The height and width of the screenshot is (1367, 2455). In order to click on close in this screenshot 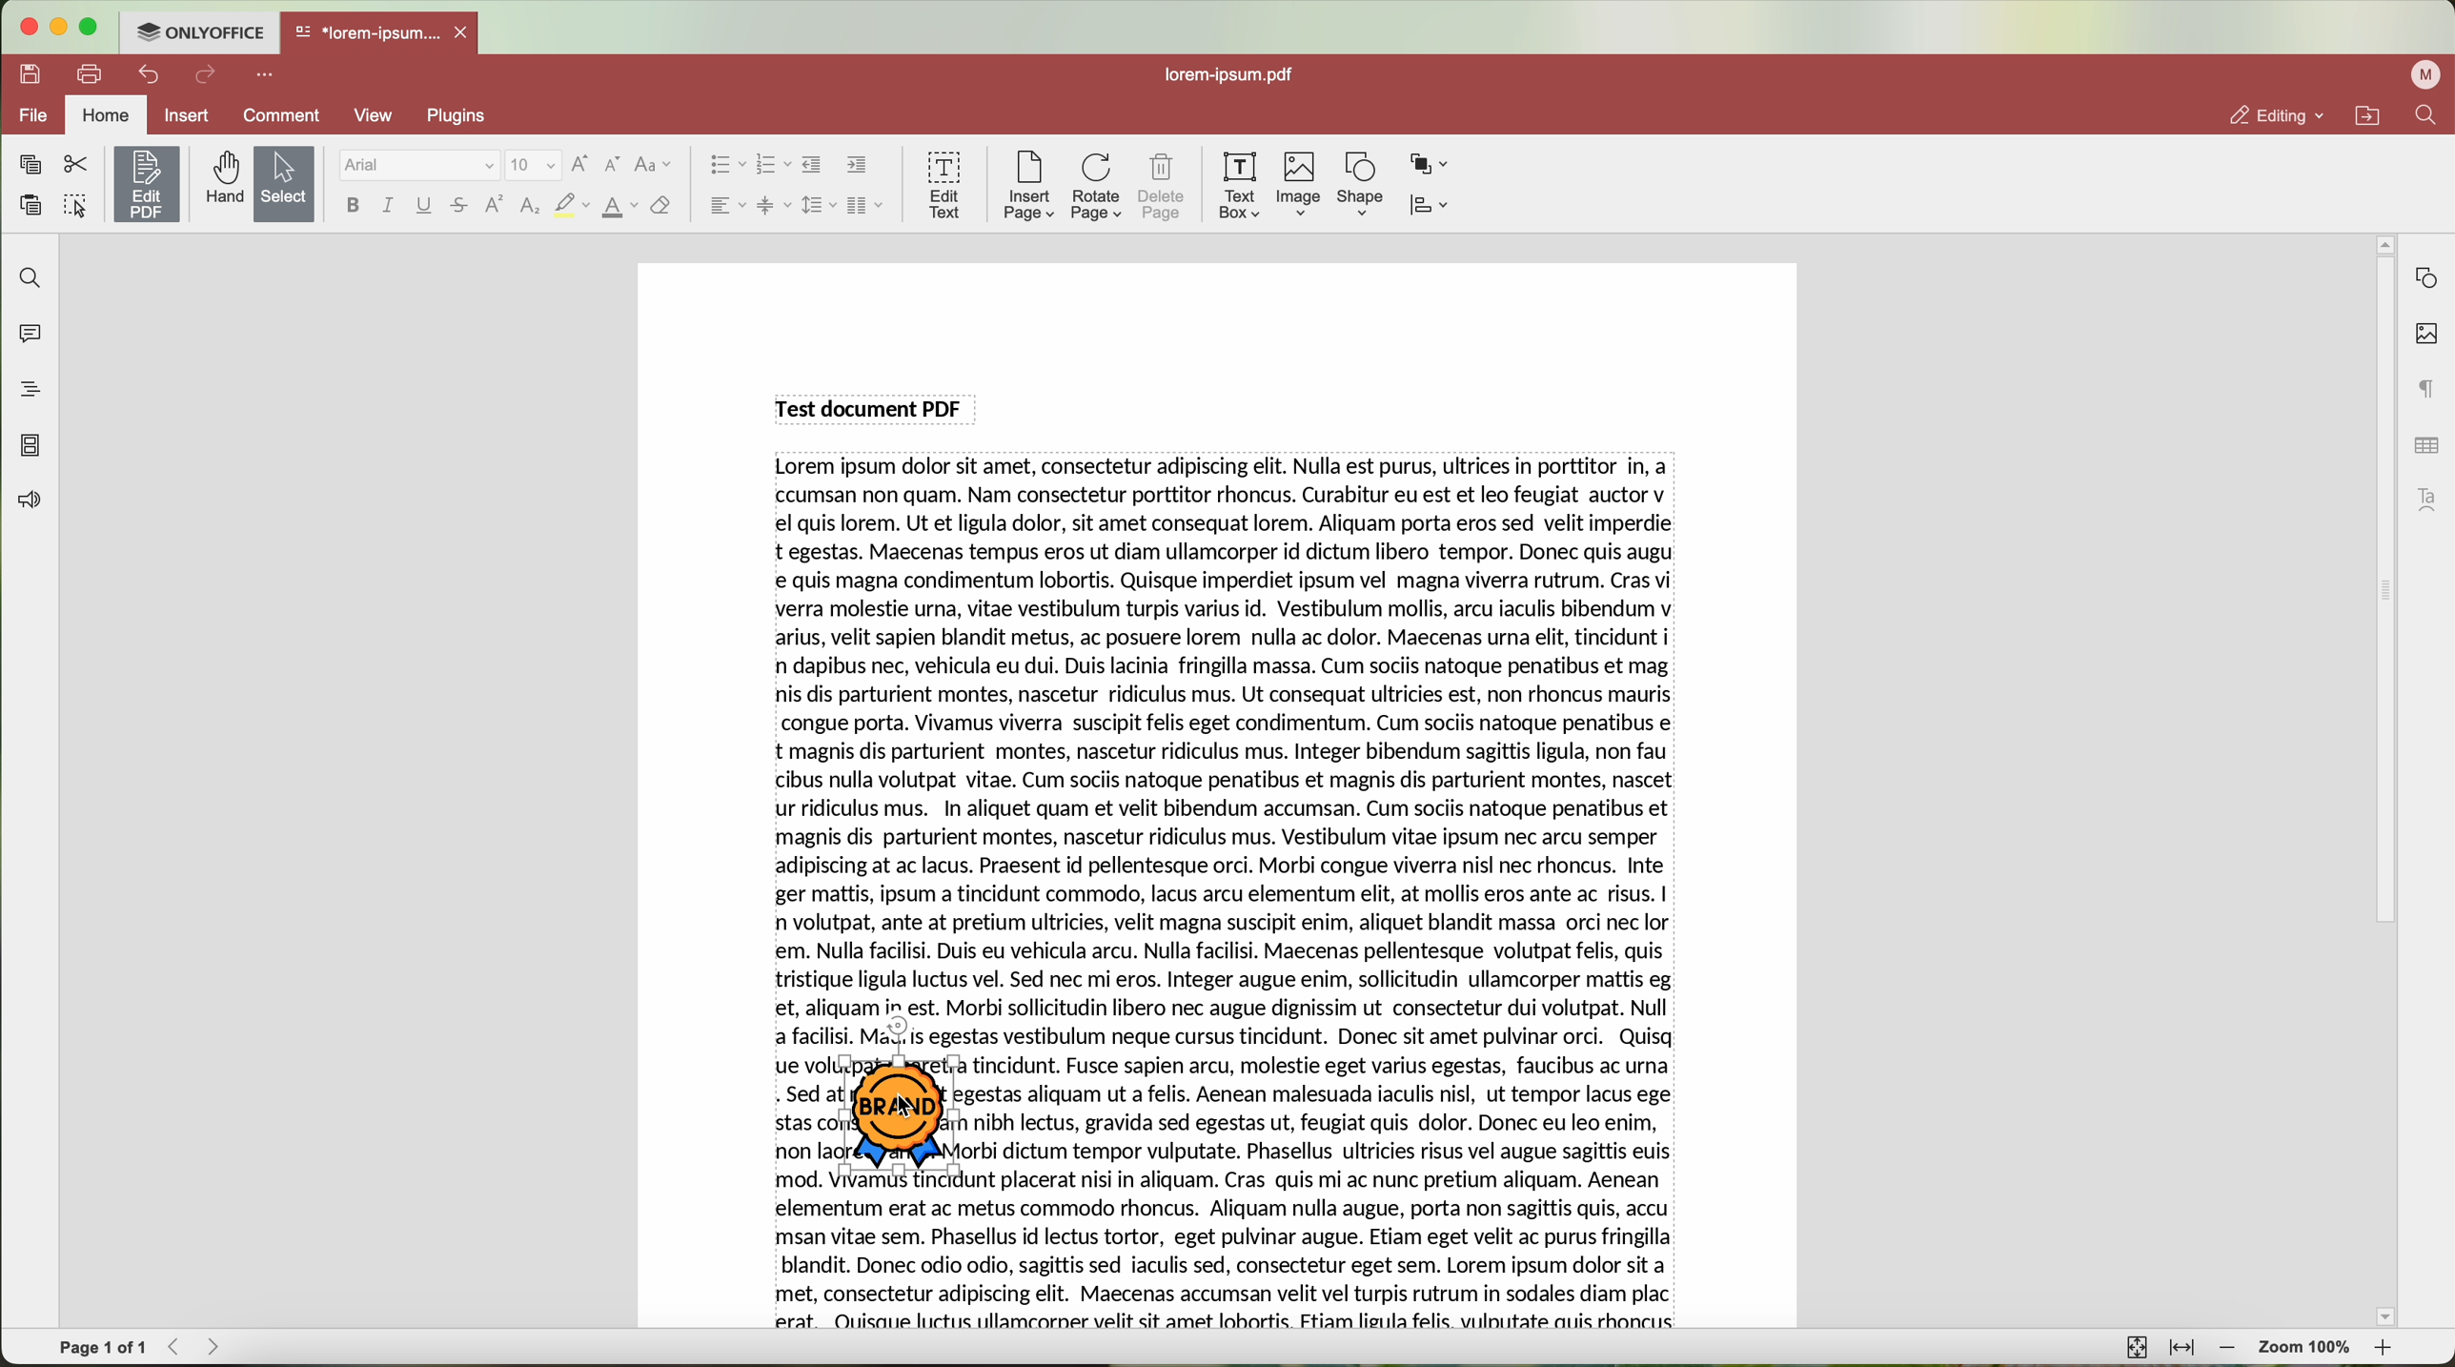, I will do `click(465, 32)`.